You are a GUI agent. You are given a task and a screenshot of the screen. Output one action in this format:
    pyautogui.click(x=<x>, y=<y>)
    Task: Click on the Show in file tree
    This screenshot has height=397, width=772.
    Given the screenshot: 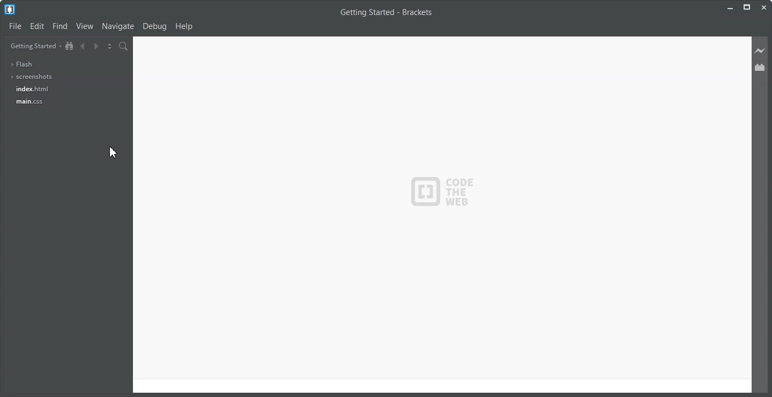 What is the action you would take?
    pyautogui.click(x=70, y=46)
    